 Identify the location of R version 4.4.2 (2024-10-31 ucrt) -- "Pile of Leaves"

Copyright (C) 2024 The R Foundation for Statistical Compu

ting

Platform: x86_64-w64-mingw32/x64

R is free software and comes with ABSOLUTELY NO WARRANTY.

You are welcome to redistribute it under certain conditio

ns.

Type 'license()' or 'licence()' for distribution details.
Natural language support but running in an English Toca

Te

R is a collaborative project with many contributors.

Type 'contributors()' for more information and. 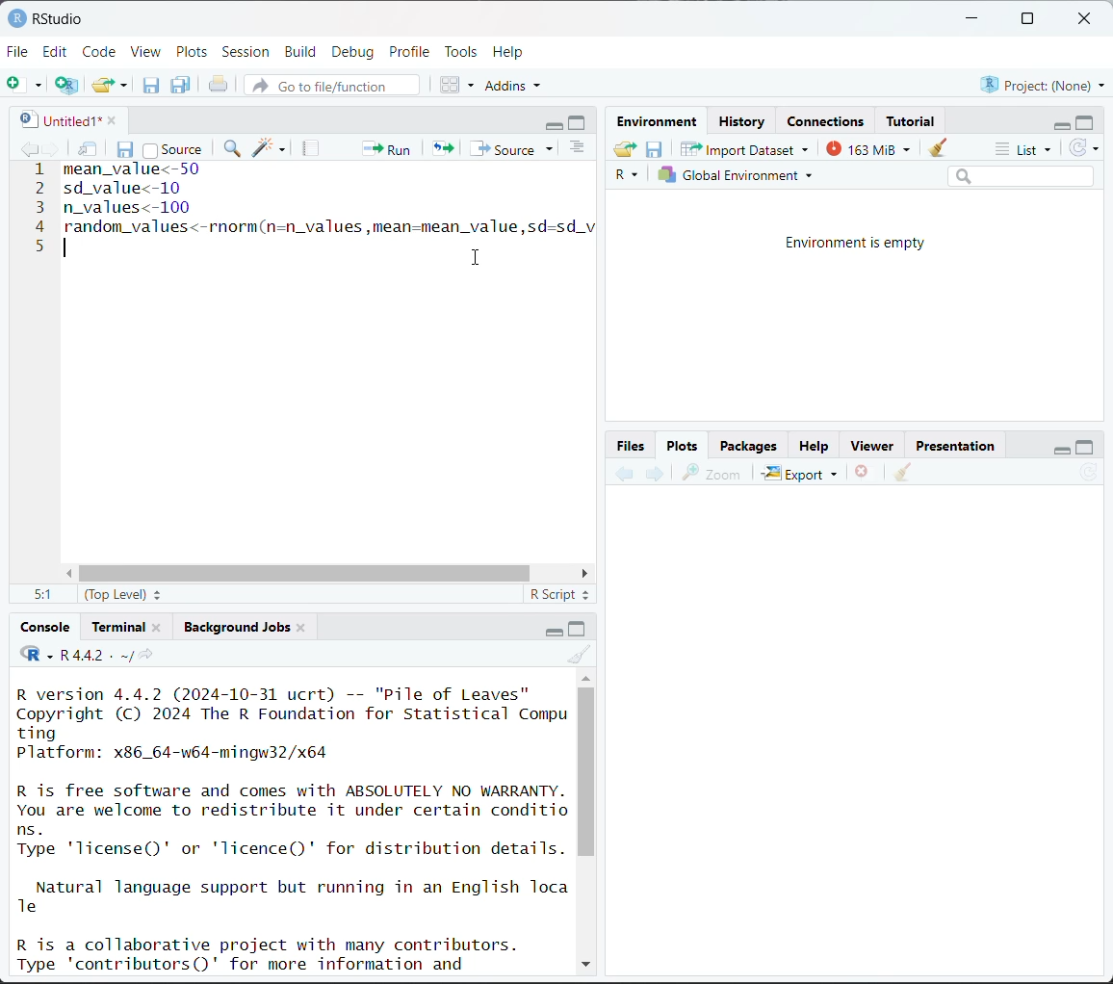
(294, 827).